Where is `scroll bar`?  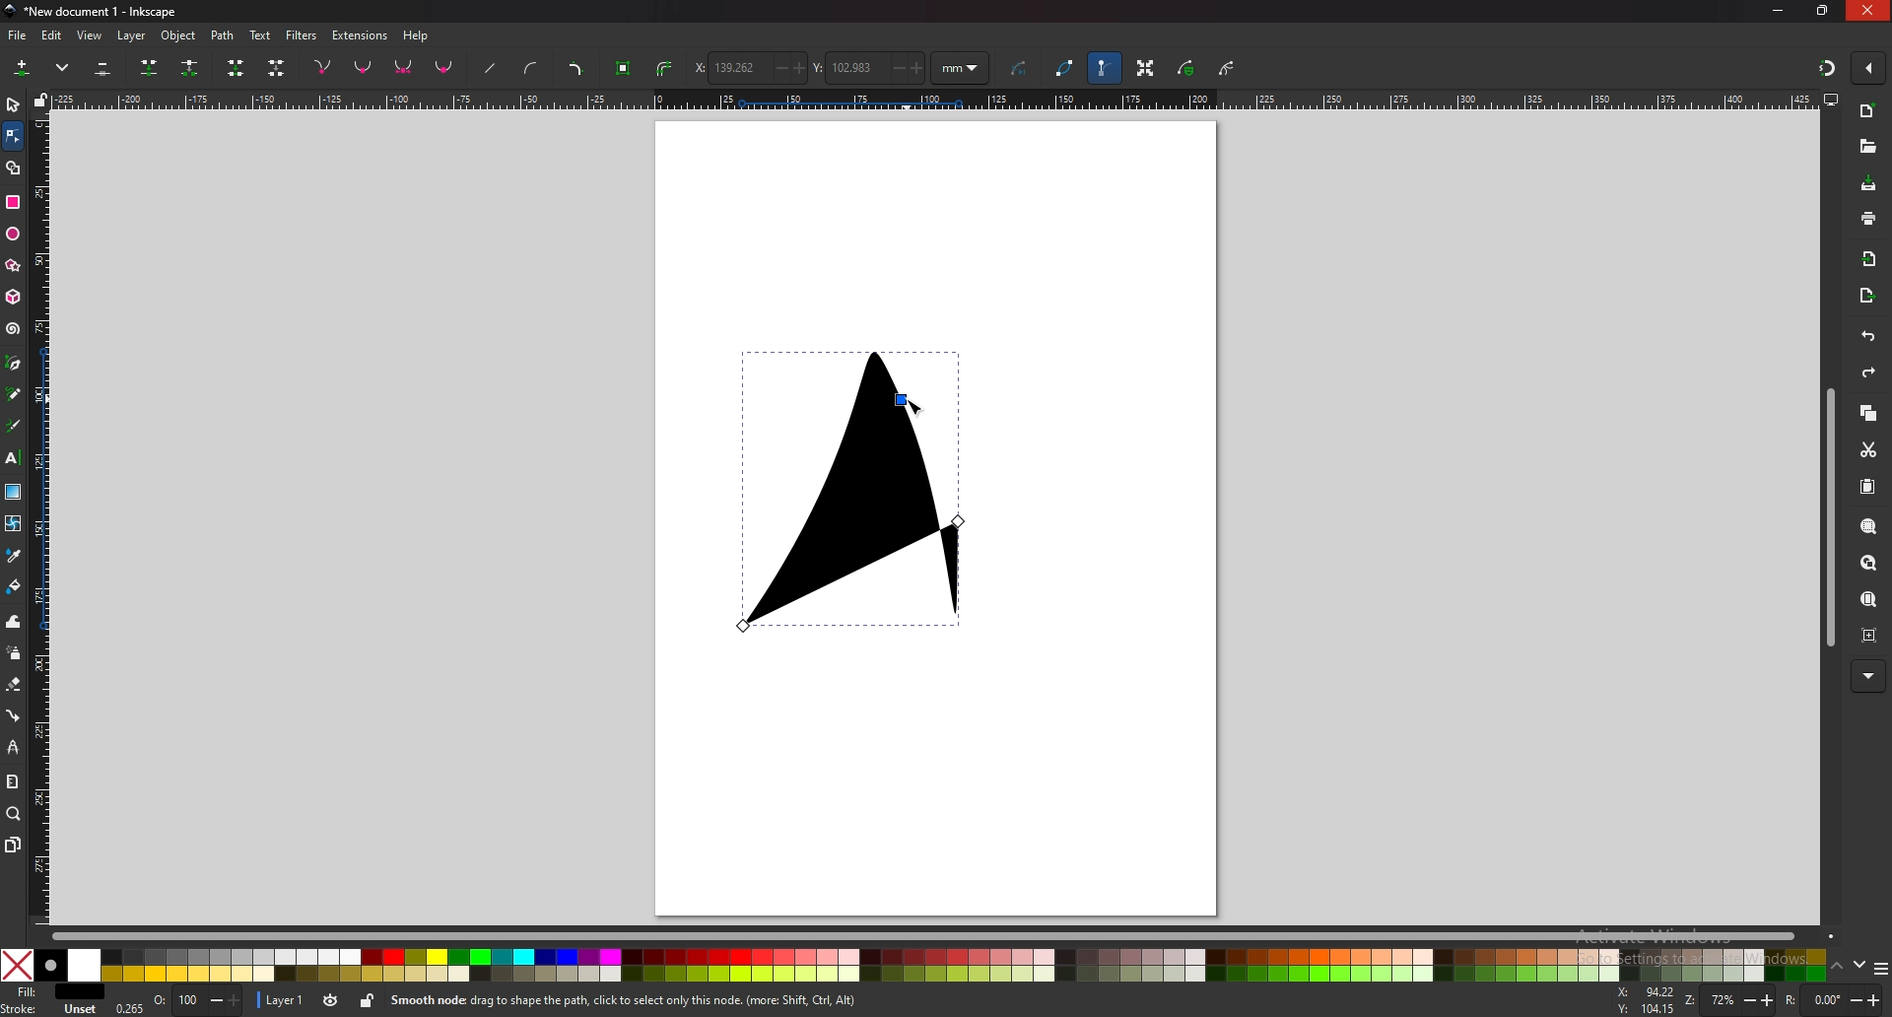
scroll bar is located at coordinates (1830, 518).